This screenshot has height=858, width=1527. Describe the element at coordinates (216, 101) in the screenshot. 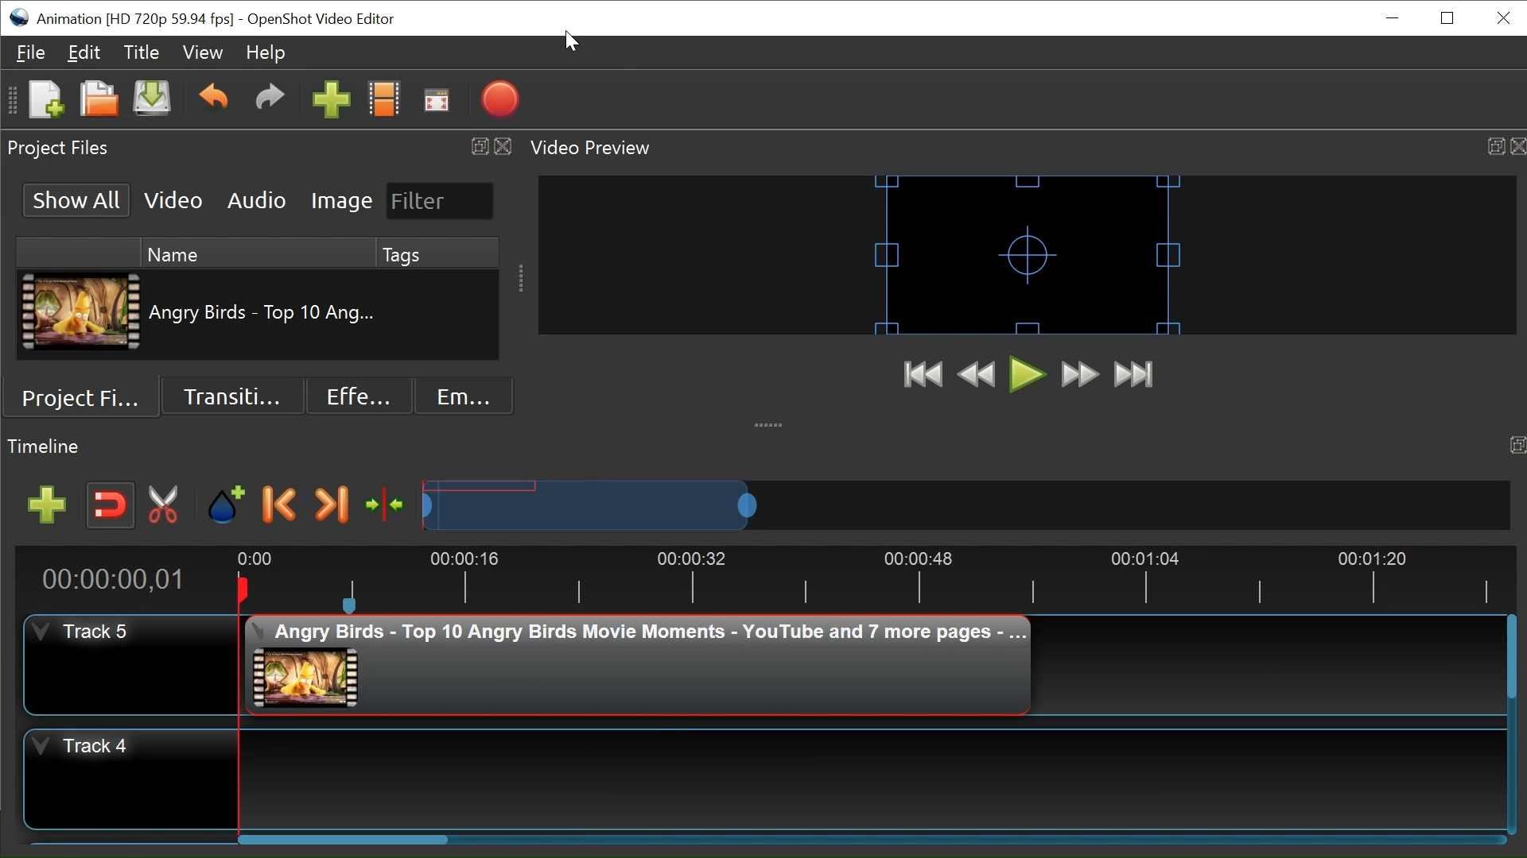

I see `Undo` at that location.